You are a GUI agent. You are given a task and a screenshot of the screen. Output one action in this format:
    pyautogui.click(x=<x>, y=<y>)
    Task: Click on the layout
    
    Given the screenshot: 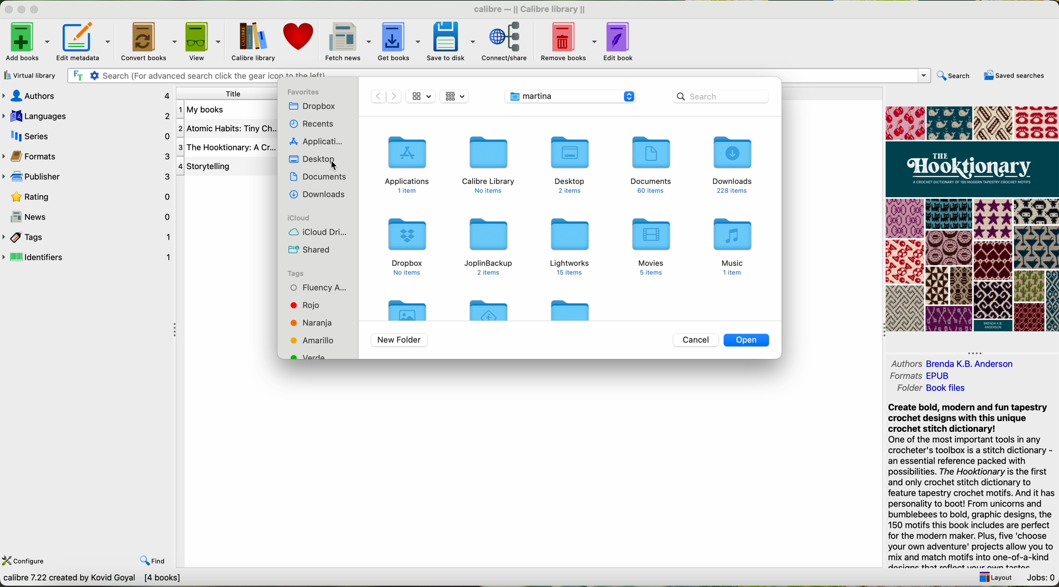 What is the action you would take?
    pyautogui.click(x=993, y=577)
    